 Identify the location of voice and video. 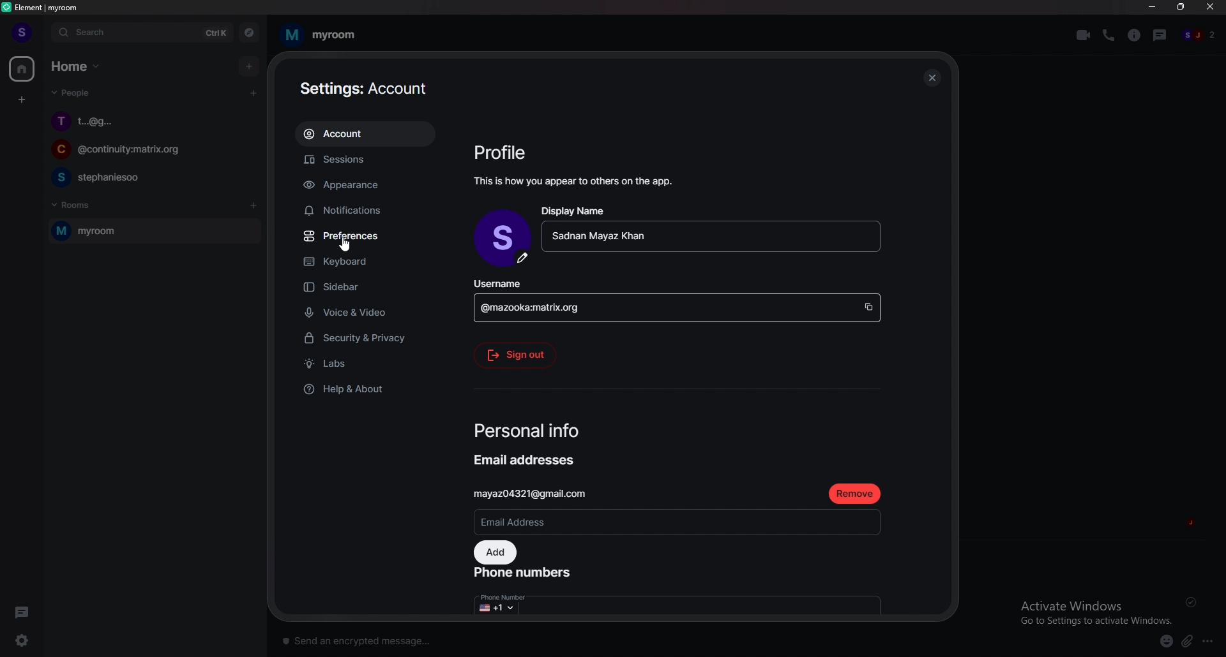
(368, 312).